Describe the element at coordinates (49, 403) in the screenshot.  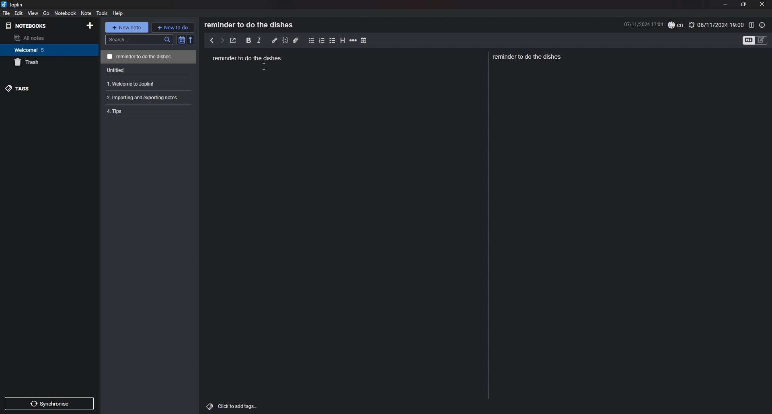
I see `sync` at that location.